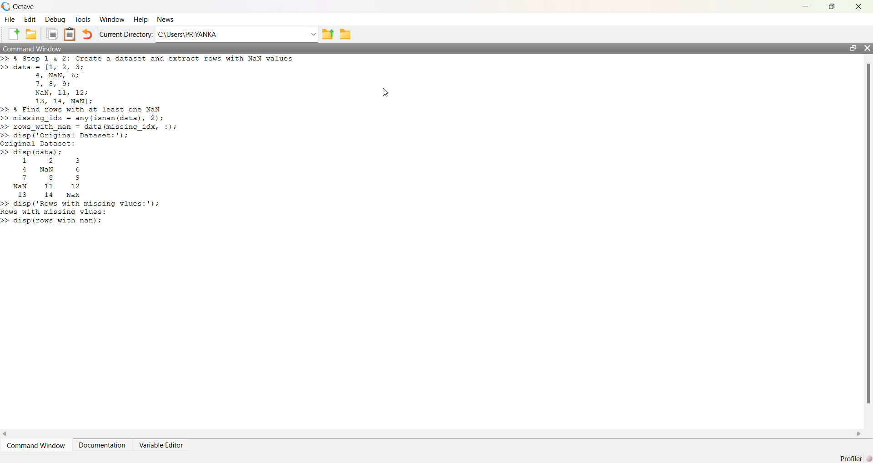  What do you see at coordinates (14, 34) in the screenshot?
I see `New File` at bounding box center [14, 34].